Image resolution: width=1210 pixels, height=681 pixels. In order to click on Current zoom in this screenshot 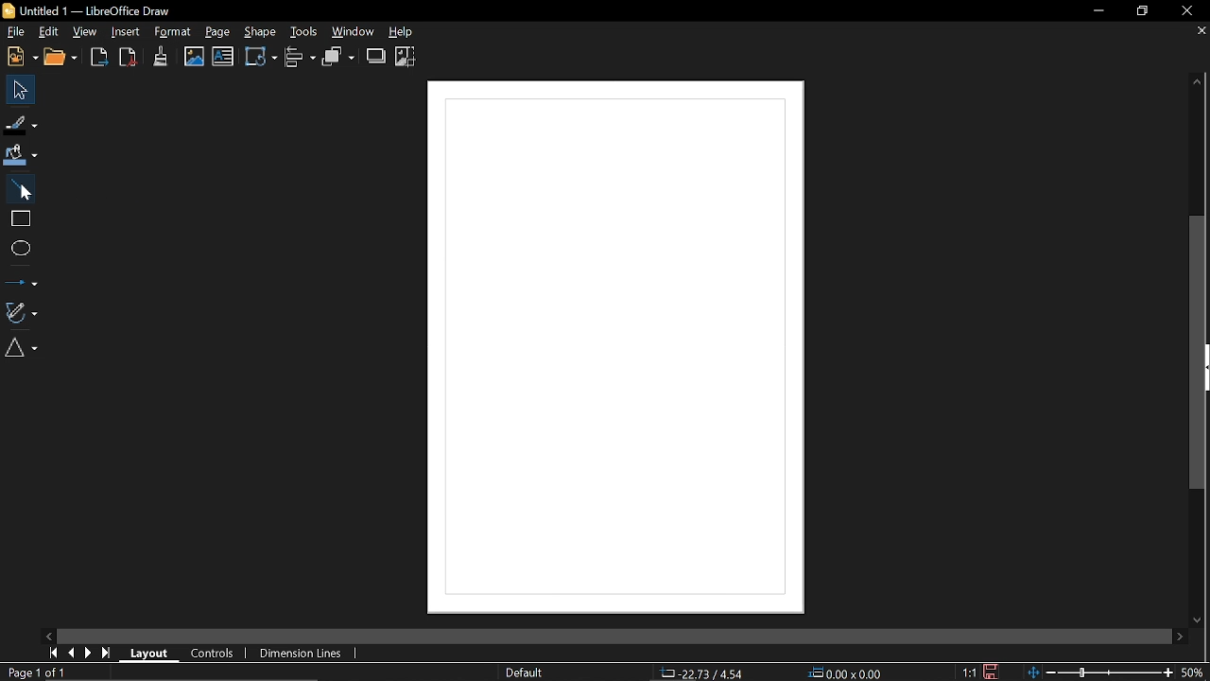, I will do `click(1195, 672)`.